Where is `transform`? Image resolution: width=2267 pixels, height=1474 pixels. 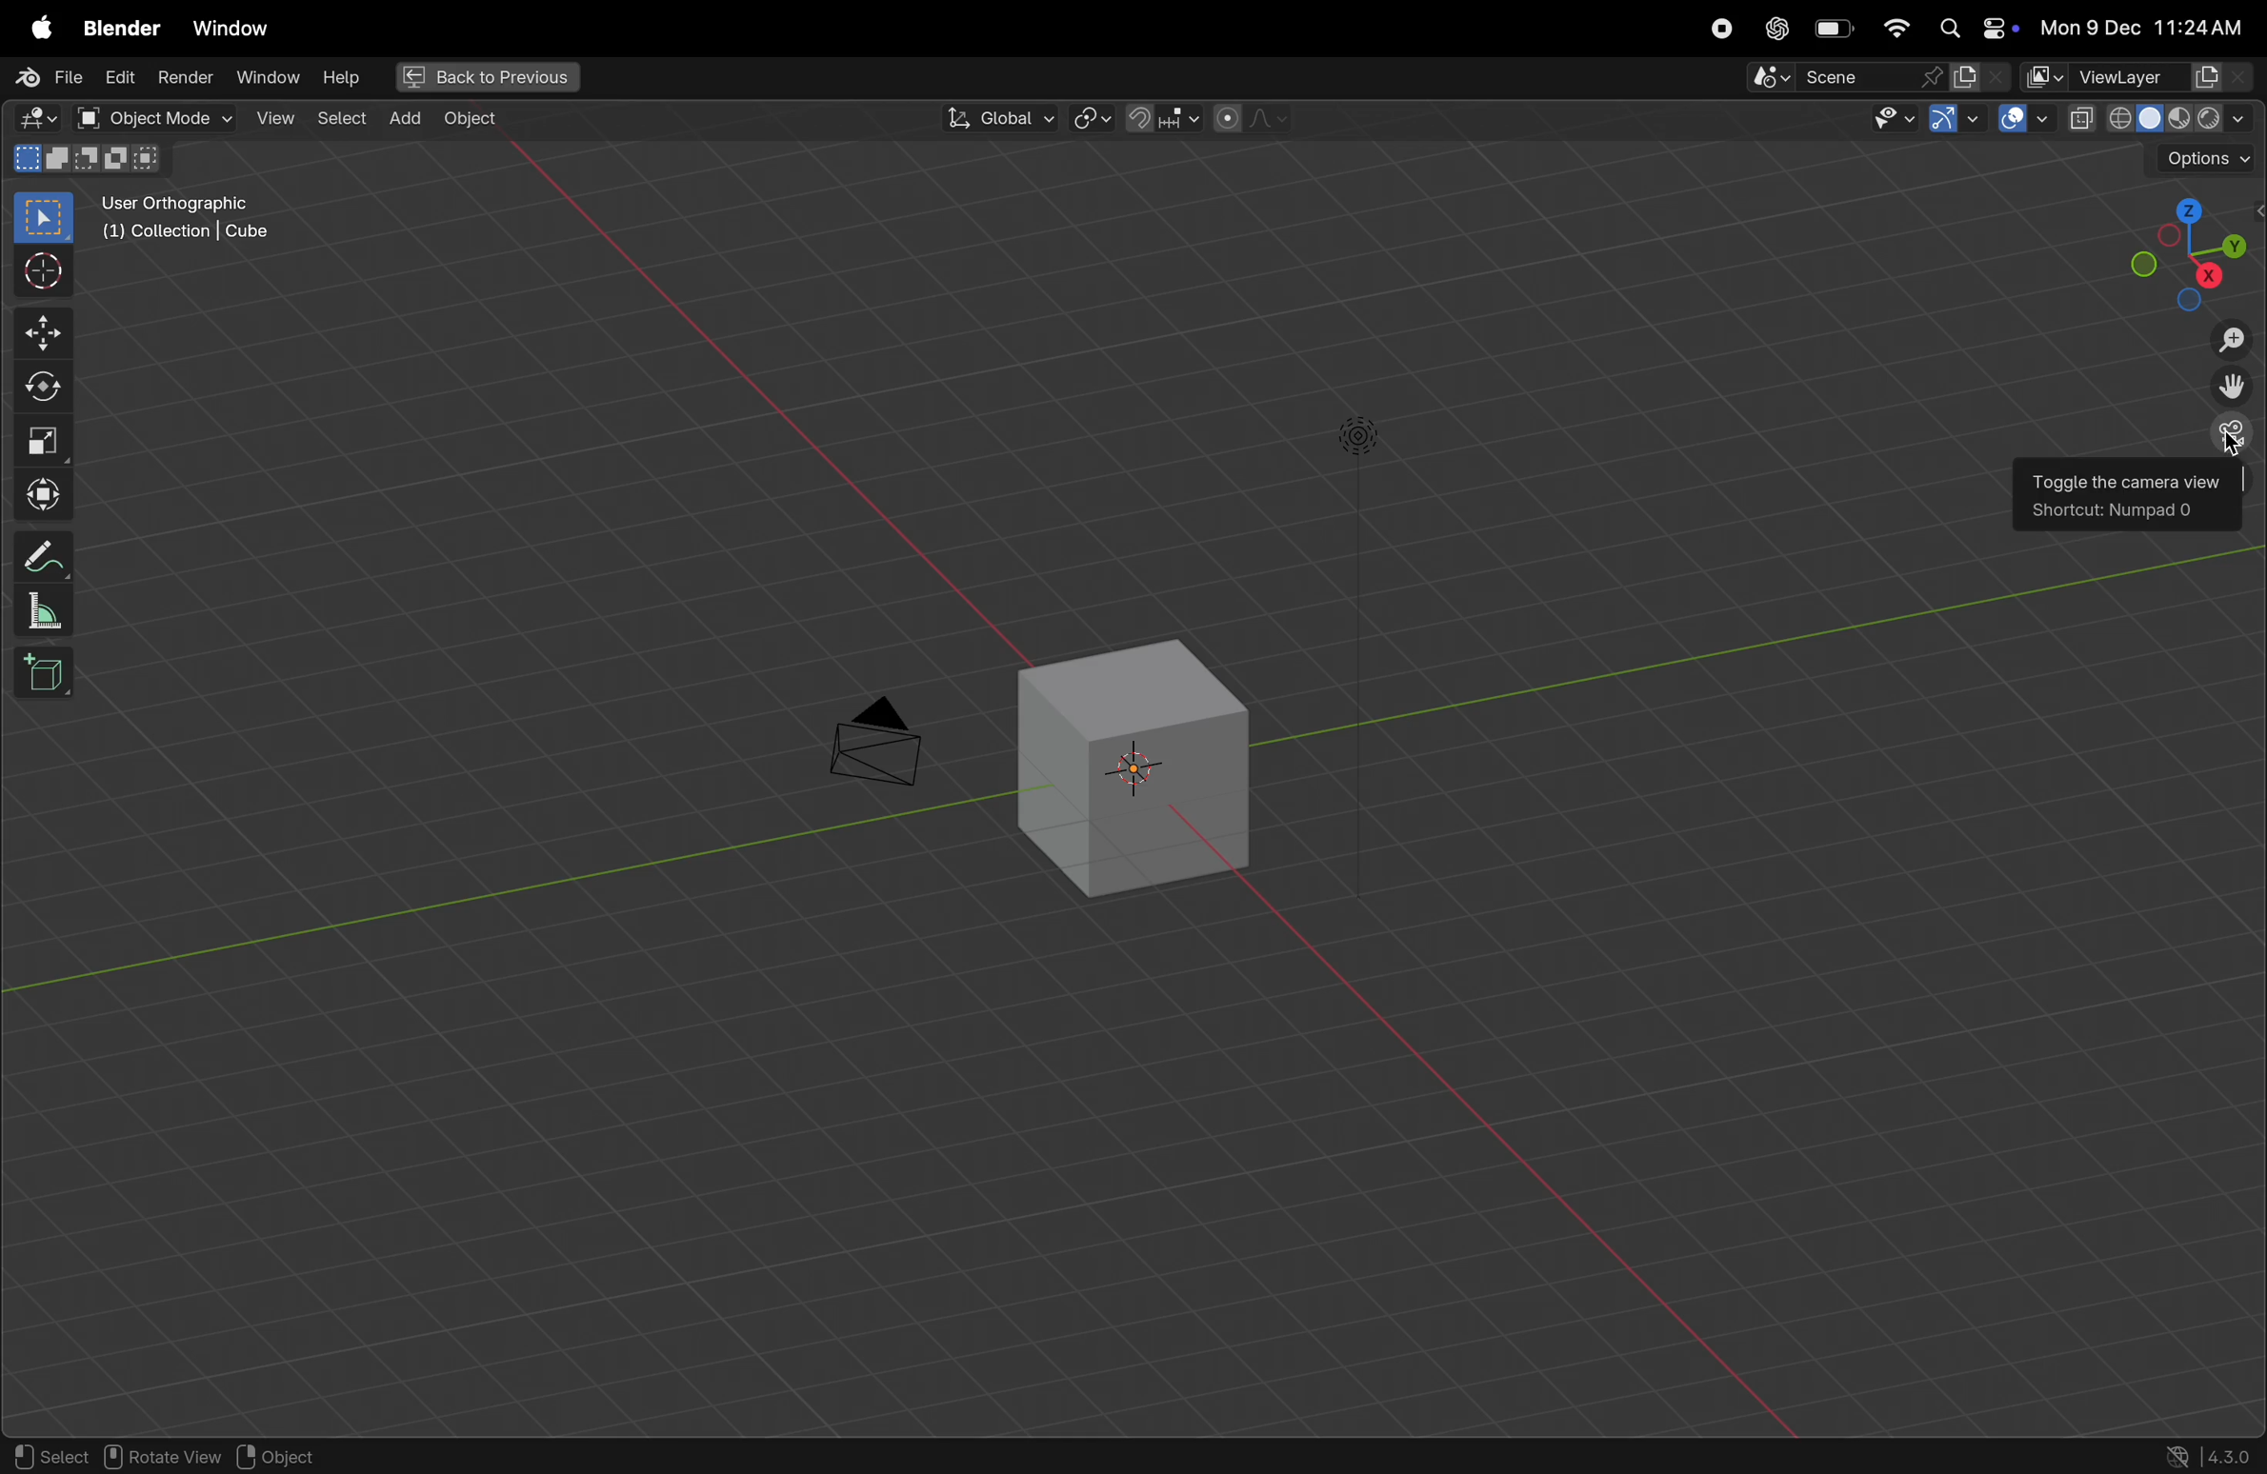 transform is located at coordinates (40, 496).